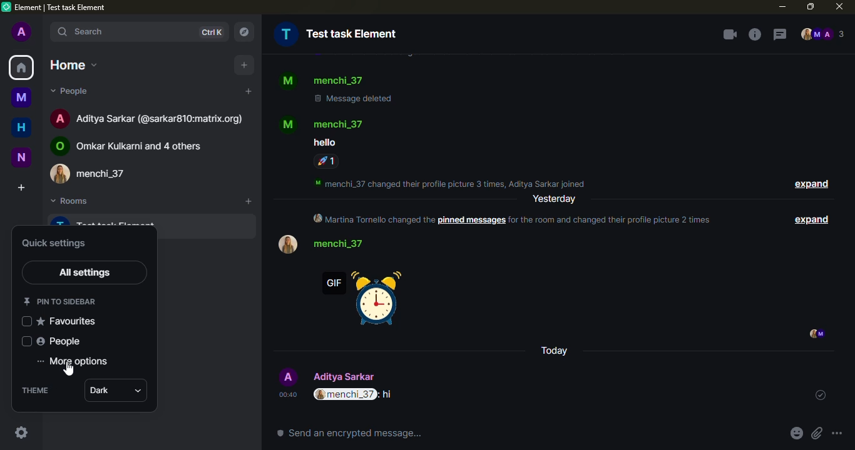 The image size is (855, 450). Describe the element at coordinates (21, 67) in the screenshot. I see `home` at that location.